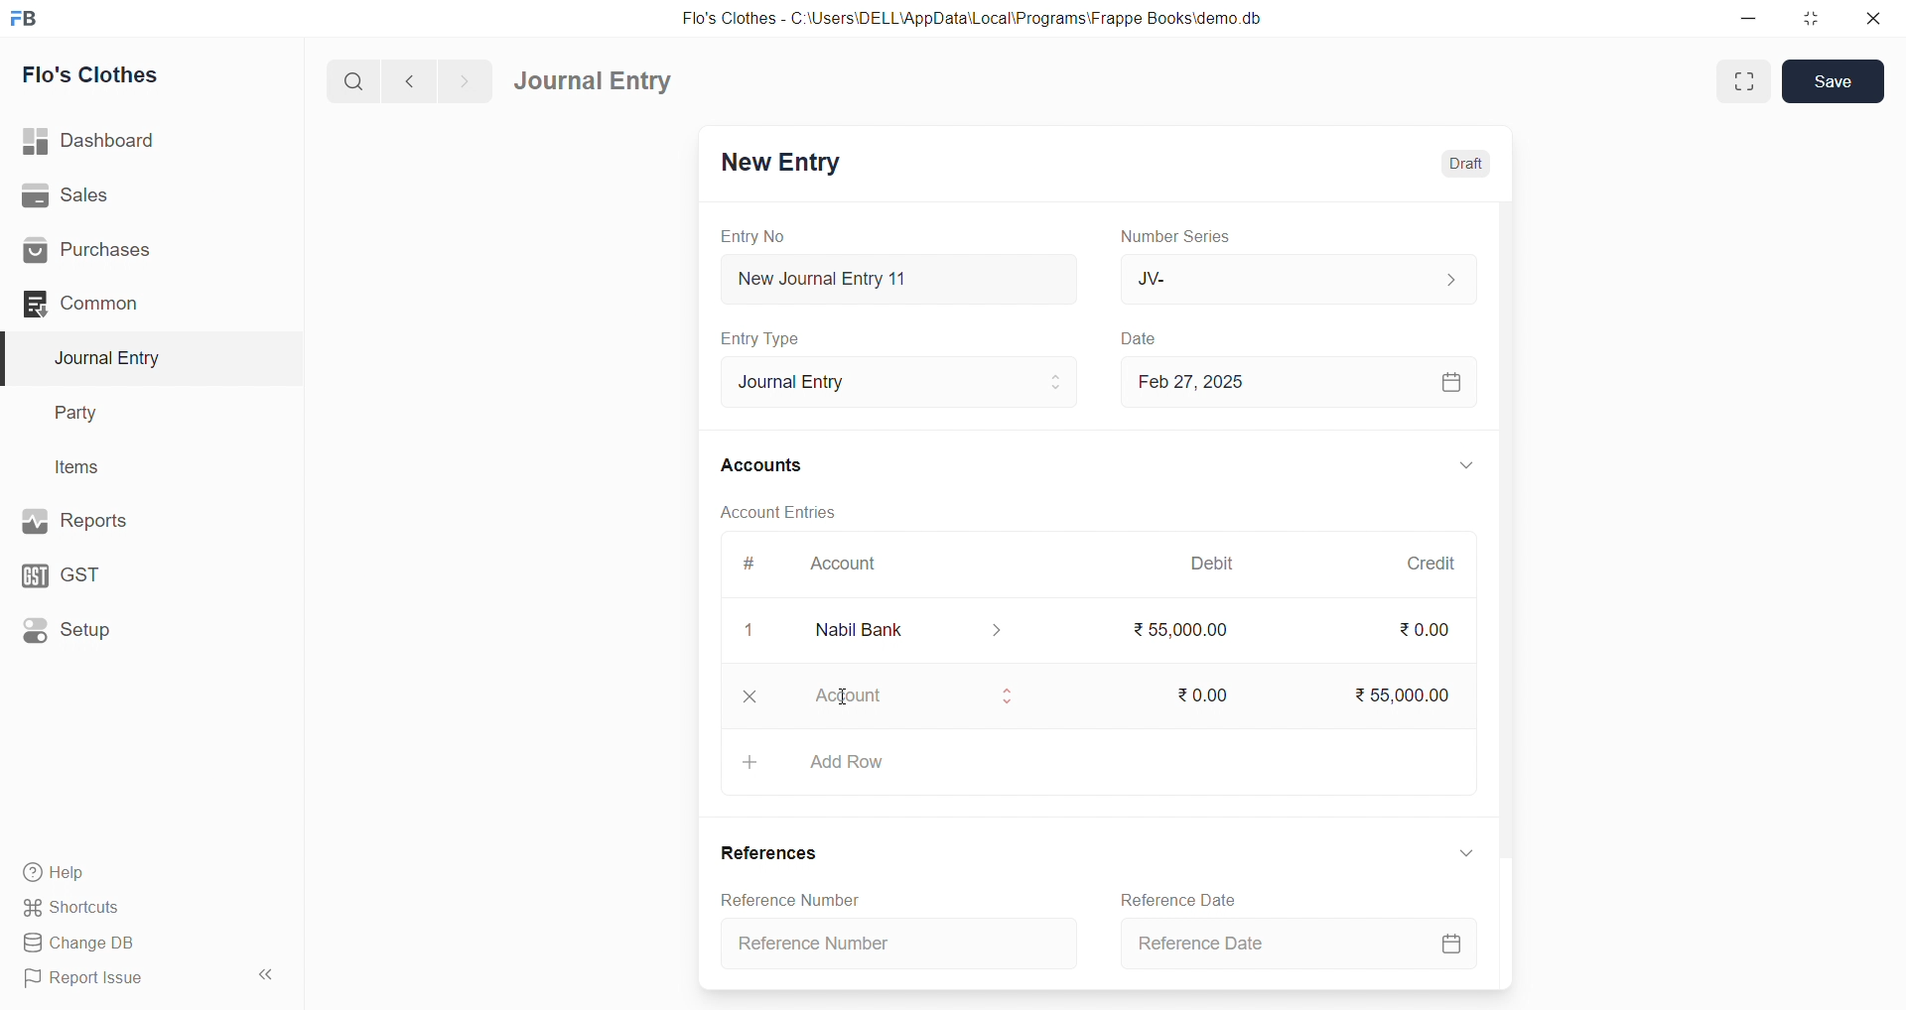  What do you see at coordinates (117, 521) in the screenshot?
I see `Reports` at bounding box center [117, 521].